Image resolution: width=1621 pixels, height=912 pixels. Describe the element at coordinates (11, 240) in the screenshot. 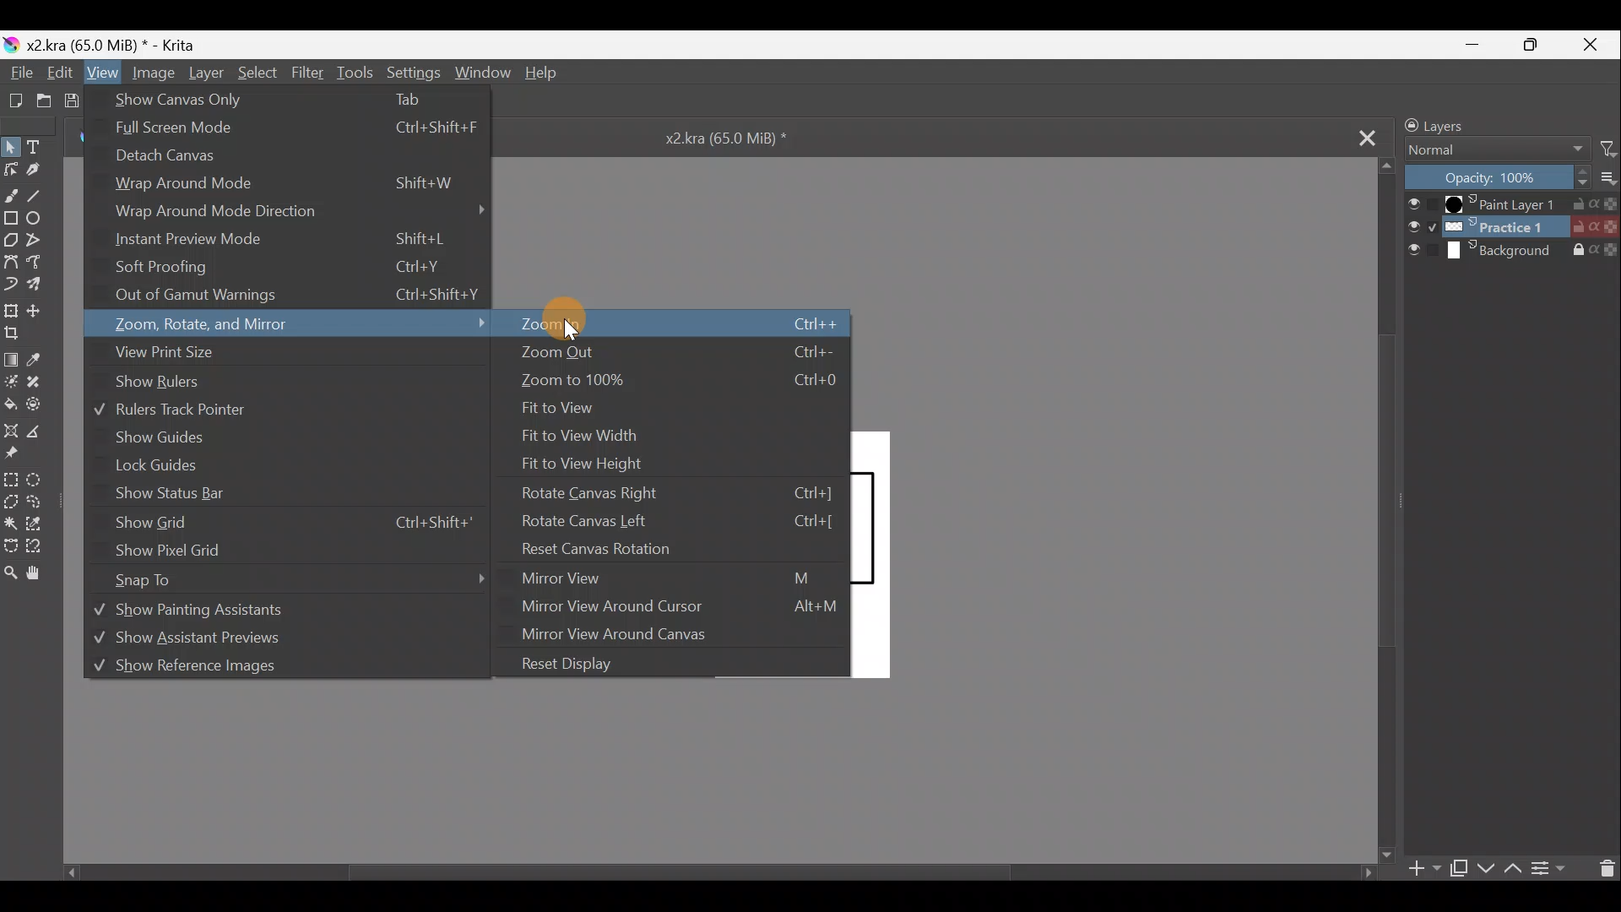

I see `Polygon tool` at that location.